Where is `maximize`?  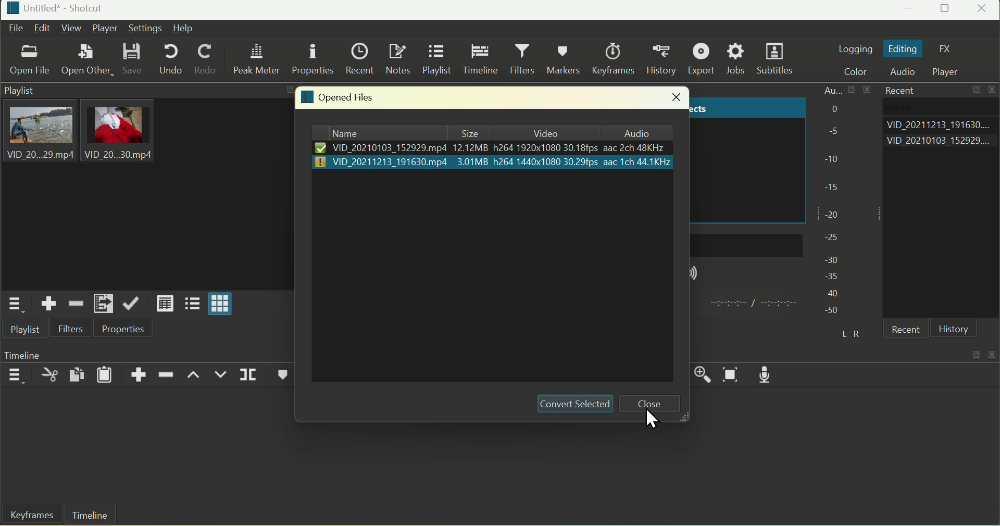
maximize is located at coordinates (978, 91).